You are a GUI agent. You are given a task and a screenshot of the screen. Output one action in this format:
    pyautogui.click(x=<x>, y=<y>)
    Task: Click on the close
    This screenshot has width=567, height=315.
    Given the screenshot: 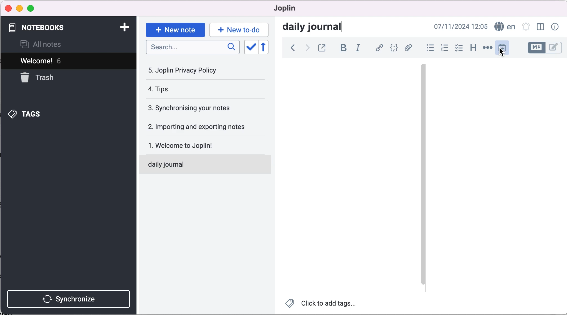 What is the action you would take?
    pyautogui.click(x=7, y=9)
    